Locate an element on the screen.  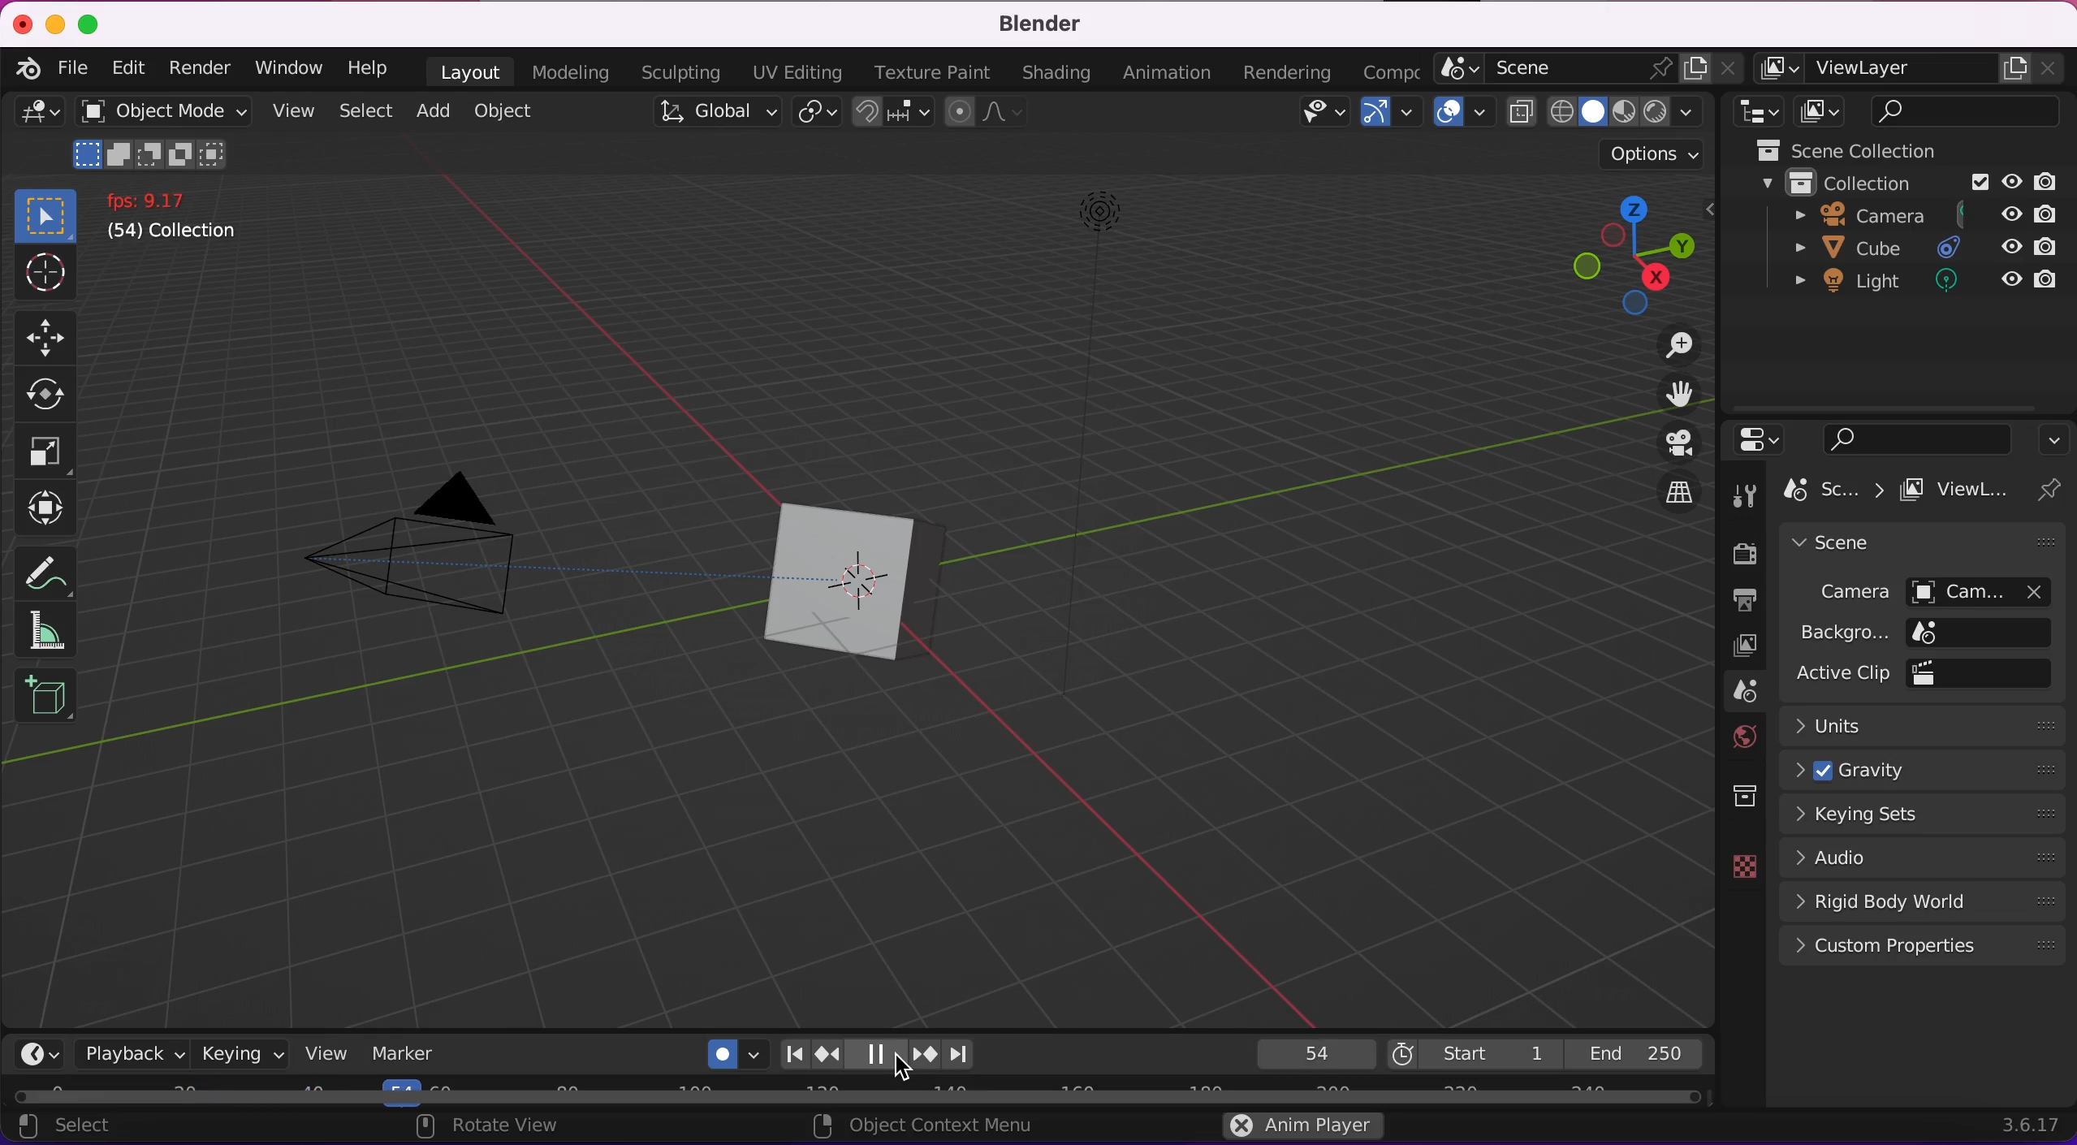
view is located at coordinates (323, 1056).